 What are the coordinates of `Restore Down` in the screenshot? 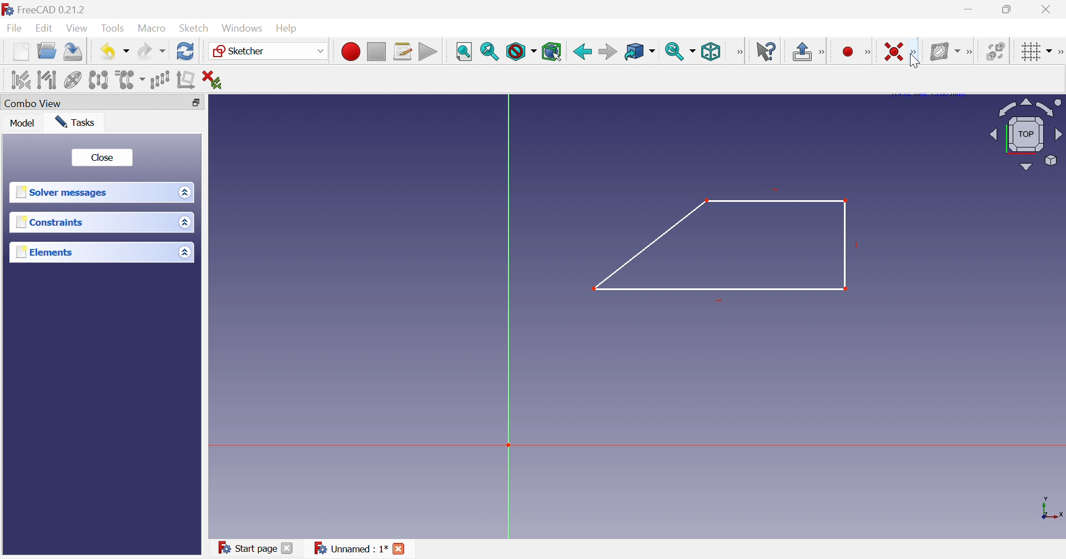 It's located at (1008, 9).